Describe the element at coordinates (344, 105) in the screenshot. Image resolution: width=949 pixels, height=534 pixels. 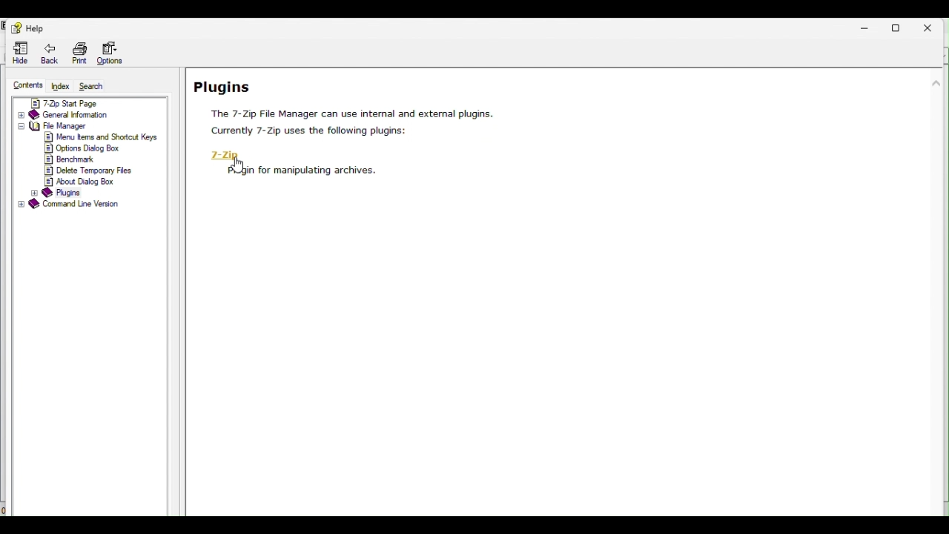
I see `plugins` at that location.